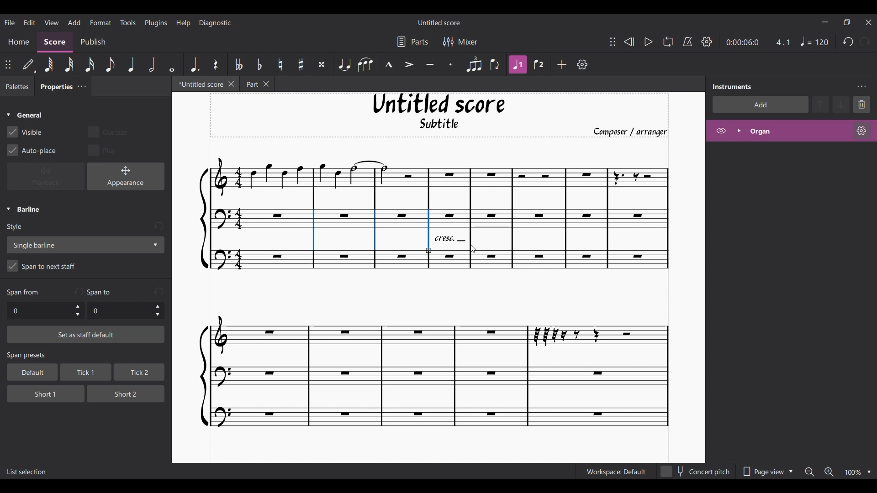  I want to click on Metronome, so click(687, 42).